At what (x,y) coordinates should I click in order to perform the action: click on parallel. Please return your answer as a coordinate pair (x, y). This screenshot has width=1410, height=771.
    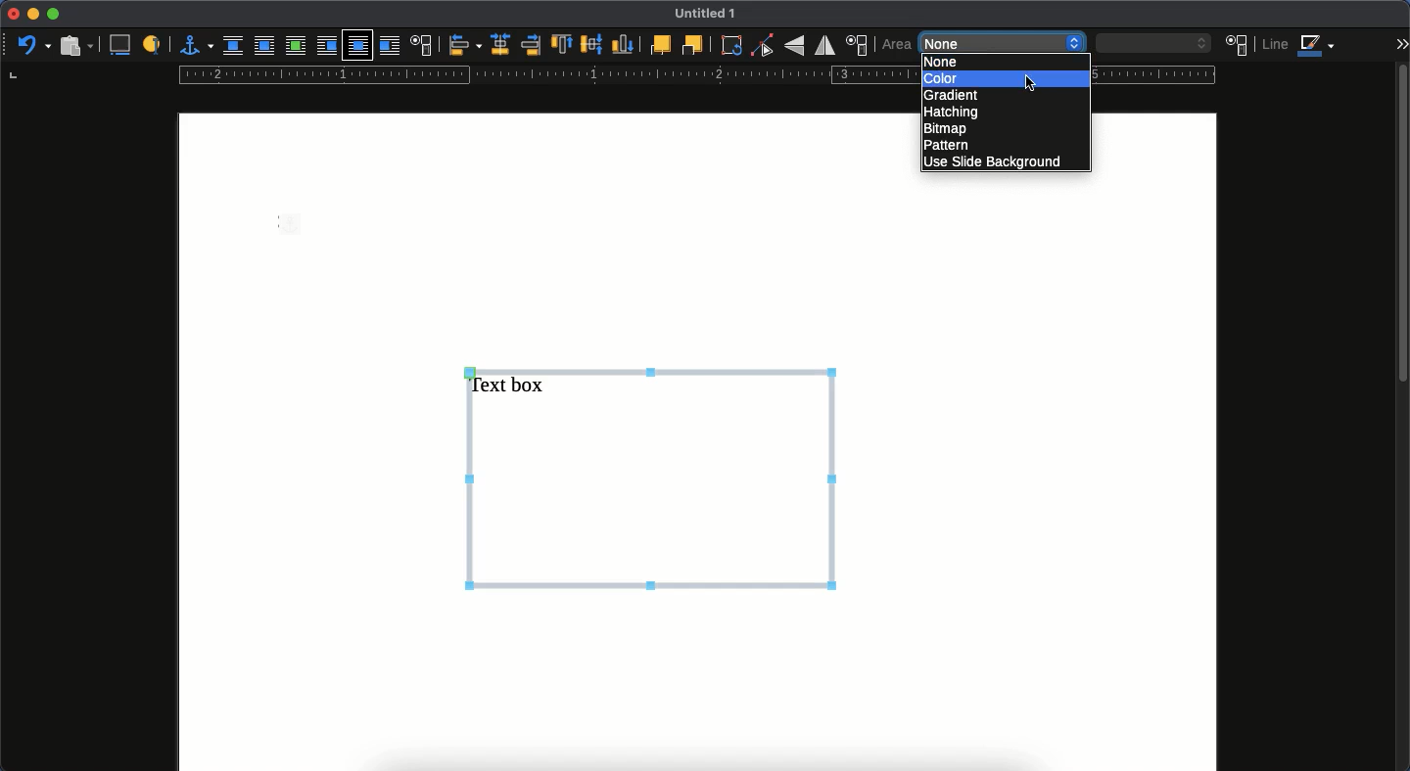
    Looking at the image, I should click on (263, 48).